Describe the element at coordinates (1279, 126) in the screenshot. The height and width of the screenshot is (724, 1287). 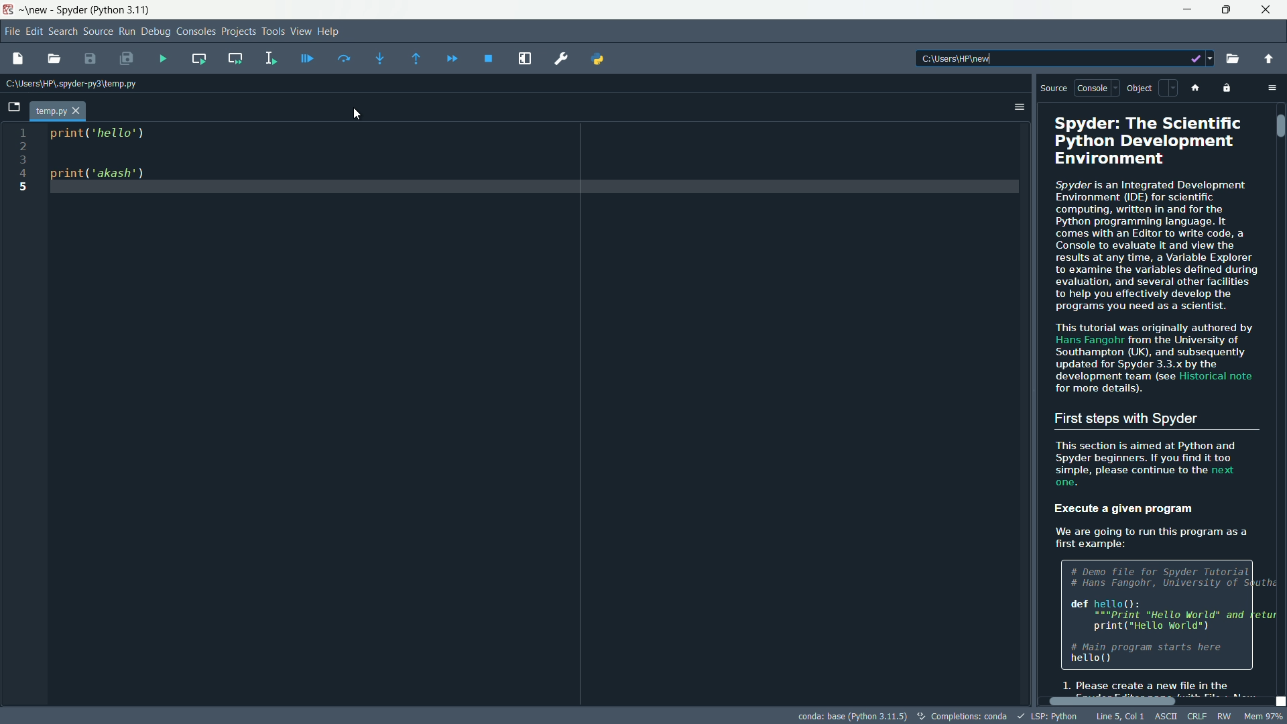
I see `Vertical Scroll bar` at that location.